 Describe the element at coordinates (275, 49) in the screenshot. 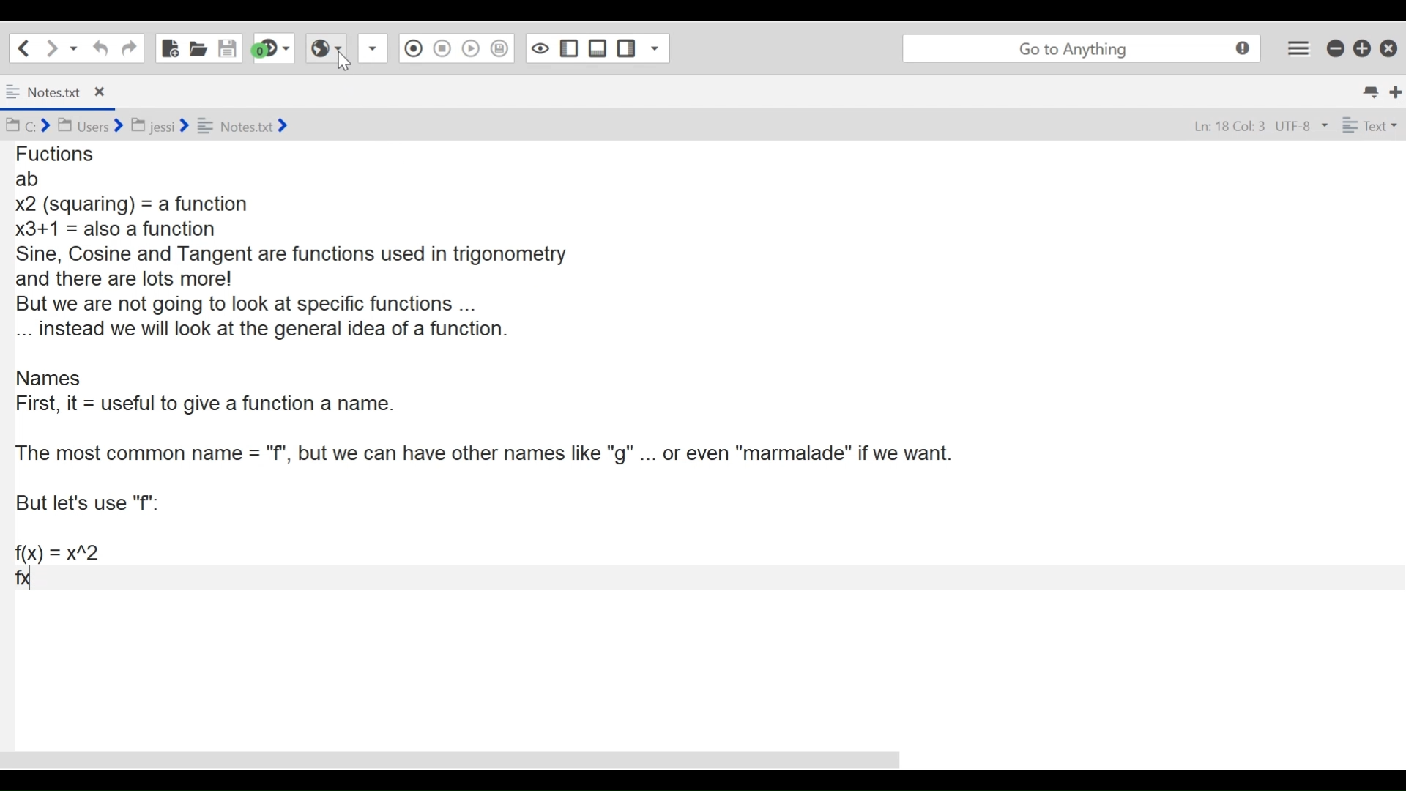

I see `Jump to the next syntax checking result` at that location.